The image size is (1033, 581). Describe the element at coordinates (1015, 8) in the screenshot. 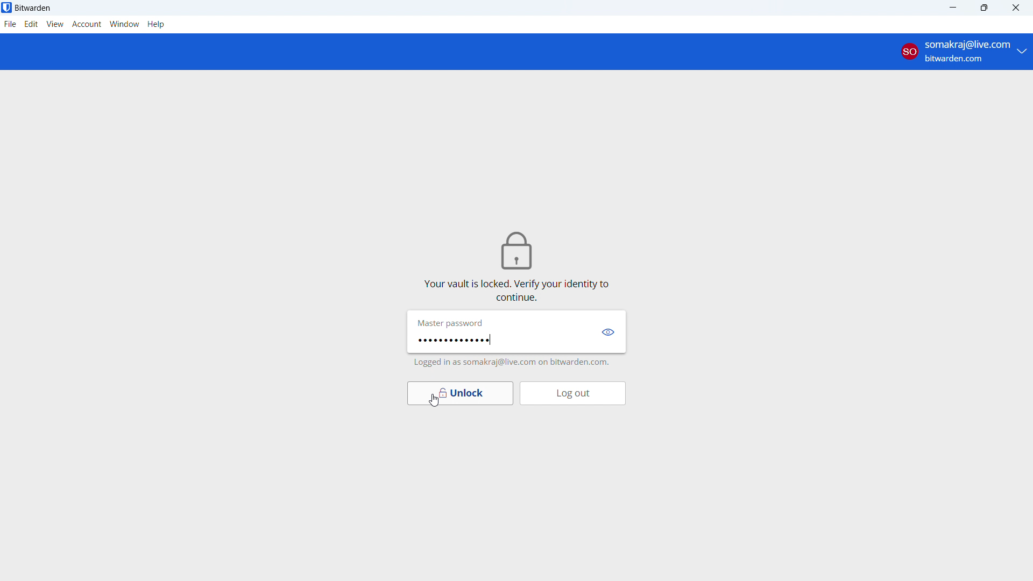

I see `close` at that location.